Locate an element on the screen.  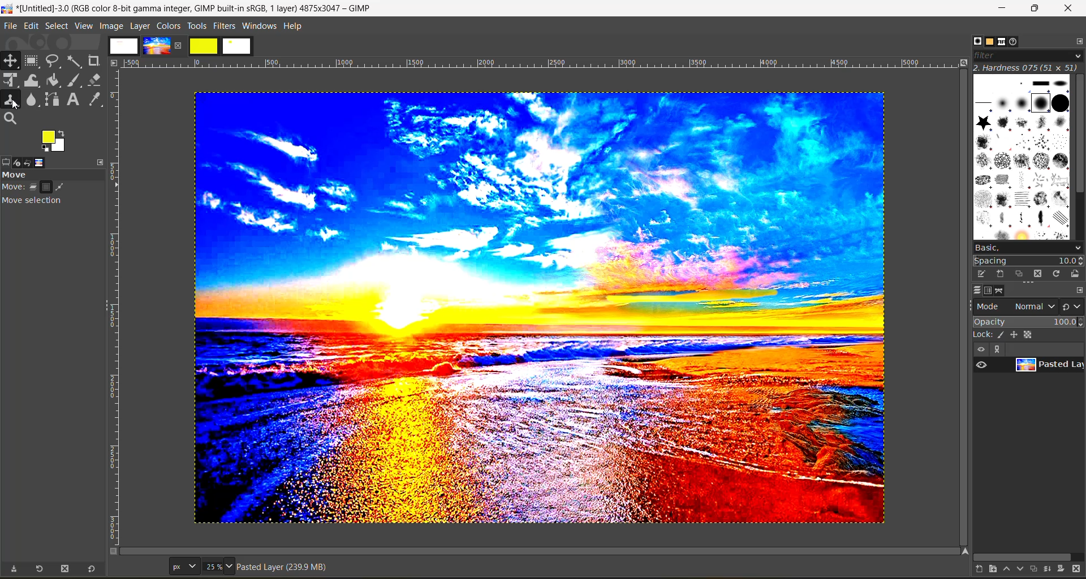
images is located at coordinates (124, 46).